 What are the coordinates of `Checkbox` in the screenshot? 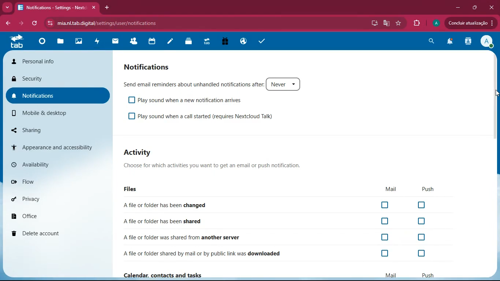 It's located at (383, 253).